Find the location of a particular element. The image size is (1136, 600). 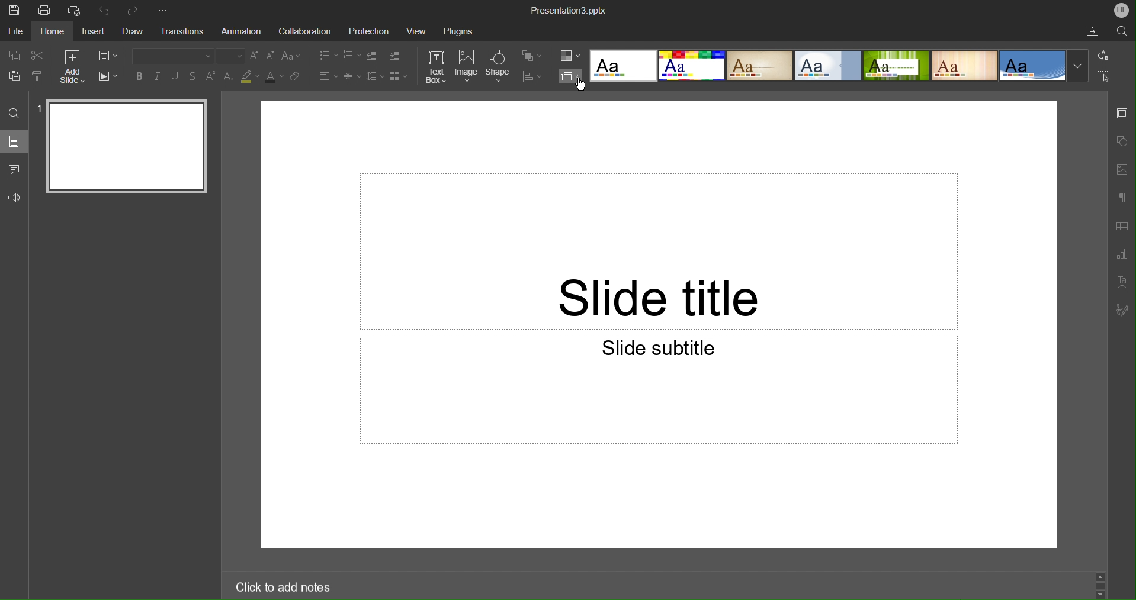

Text Case is located at coordinates (292, 56).